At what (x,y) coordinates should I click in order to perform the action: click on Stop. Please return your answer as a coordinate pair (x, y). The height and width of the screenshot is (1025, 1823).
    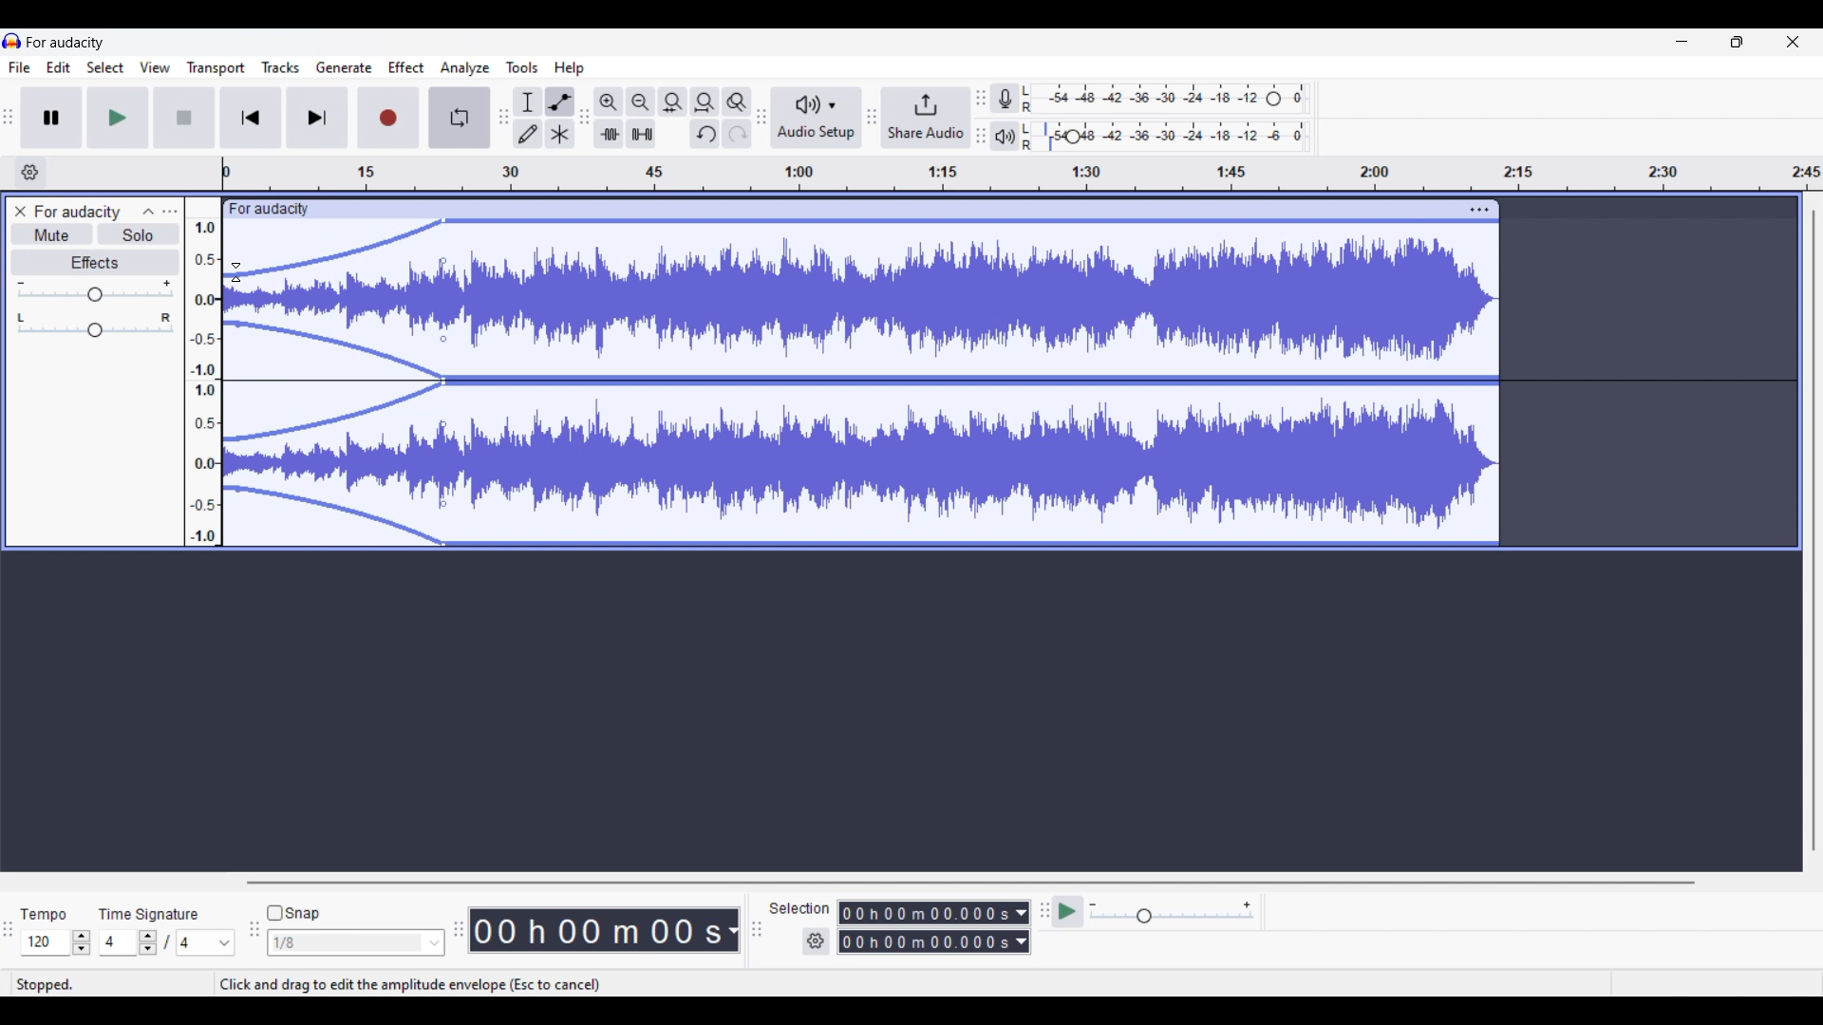
    Looking at the image, I should click on (185, 118).